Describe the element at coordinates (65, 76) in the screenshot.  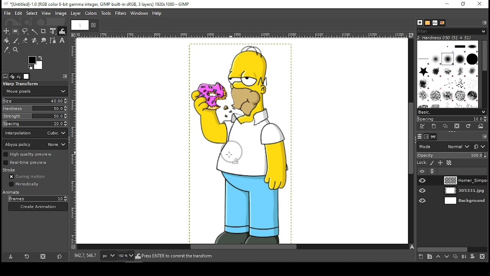
I see `edit toolbar` at that location.